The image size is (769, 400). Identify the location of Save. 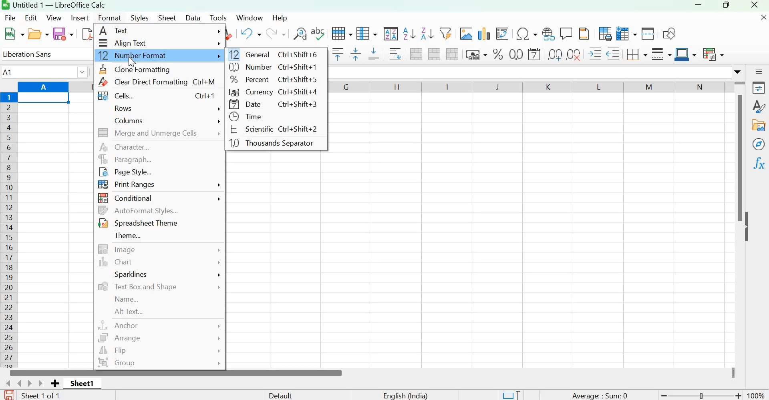
(63, 34).